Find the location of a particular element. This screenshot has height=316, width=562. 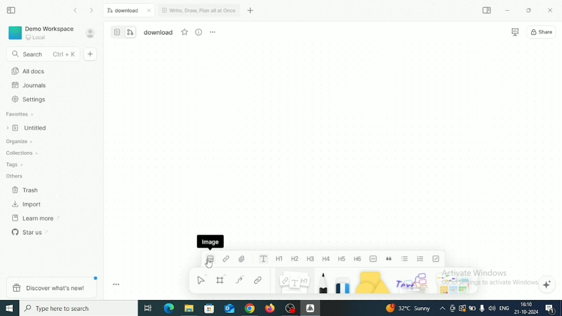

Affine AI is located at coordinates (548, 284).